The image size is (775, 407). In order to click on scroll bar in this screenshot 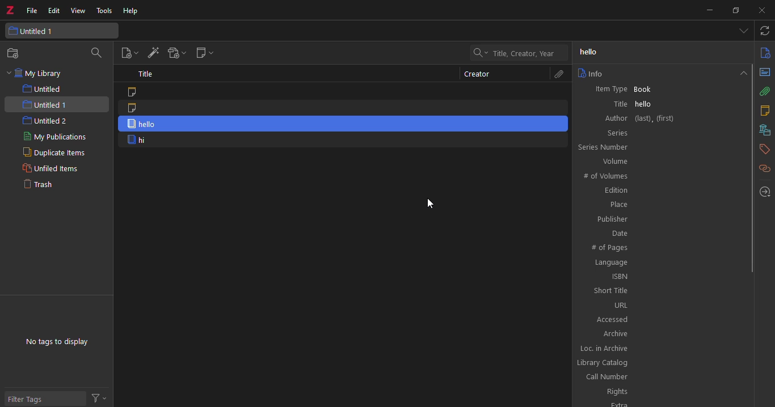, I will do `click(753, 167)`.